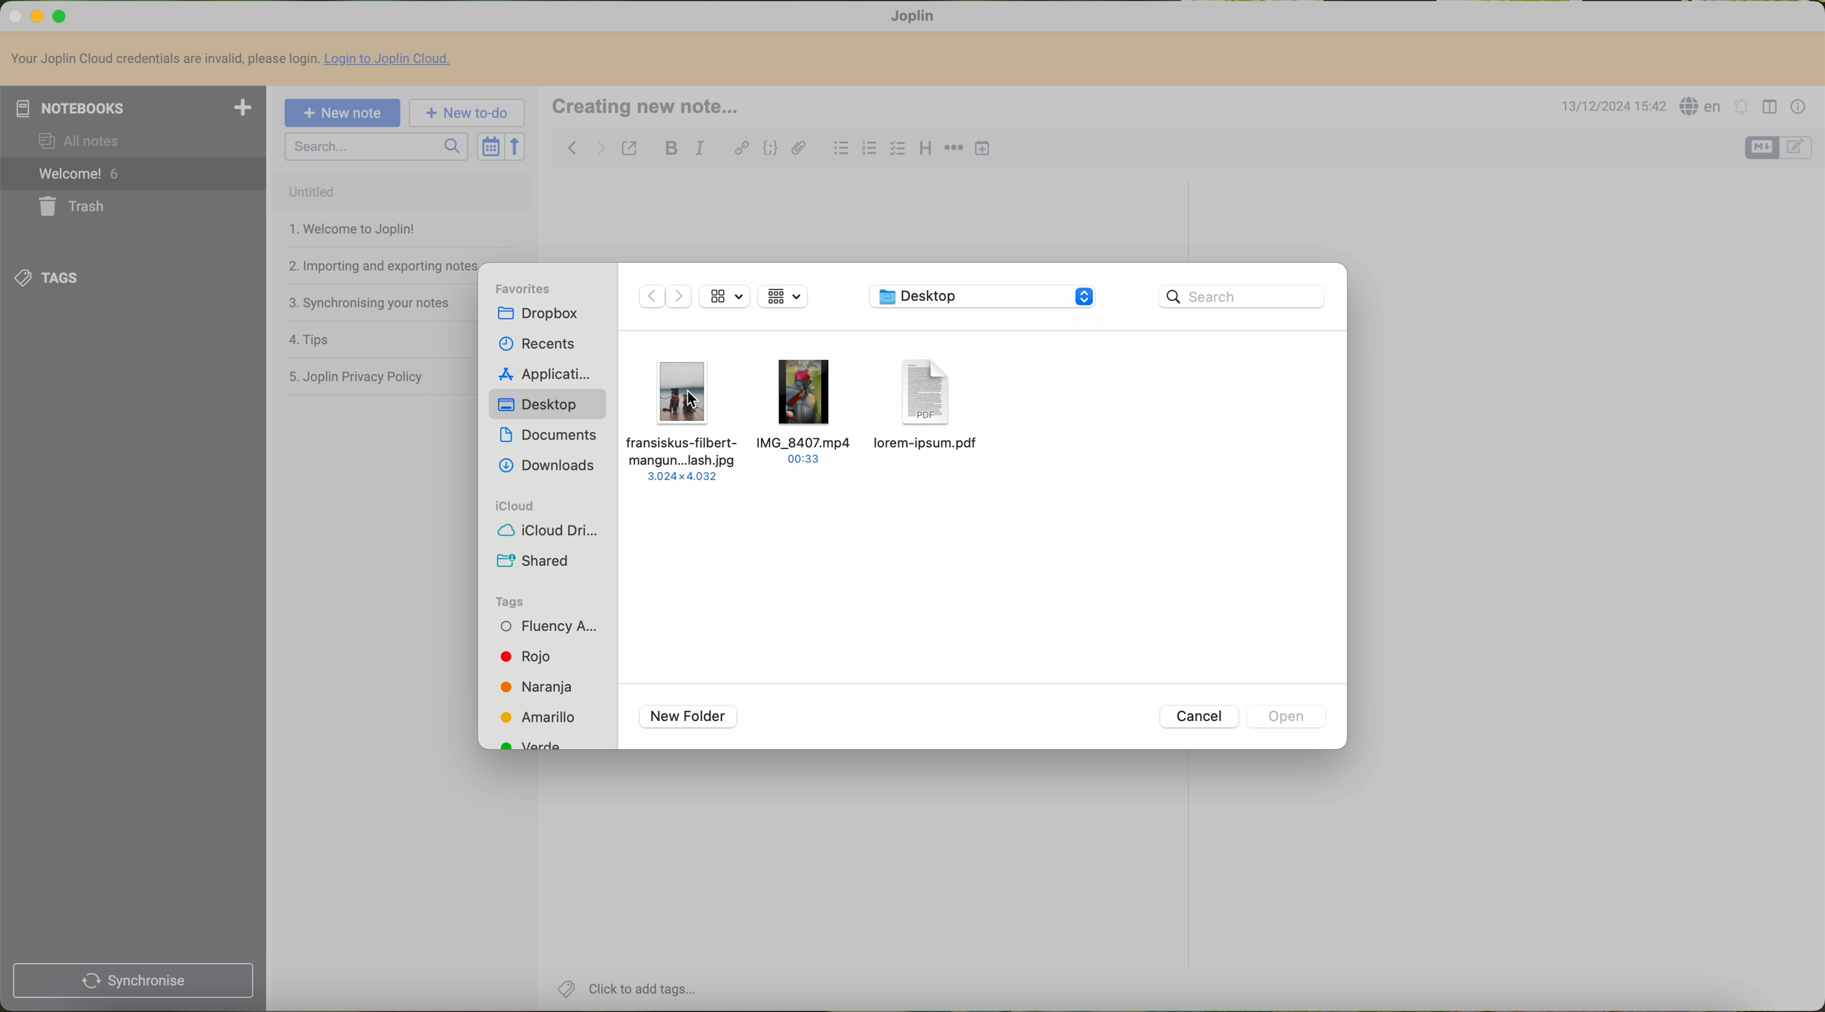  Describe the element at coordinates (13, 15) in the screenshot. I see `close Calibre` at that location.